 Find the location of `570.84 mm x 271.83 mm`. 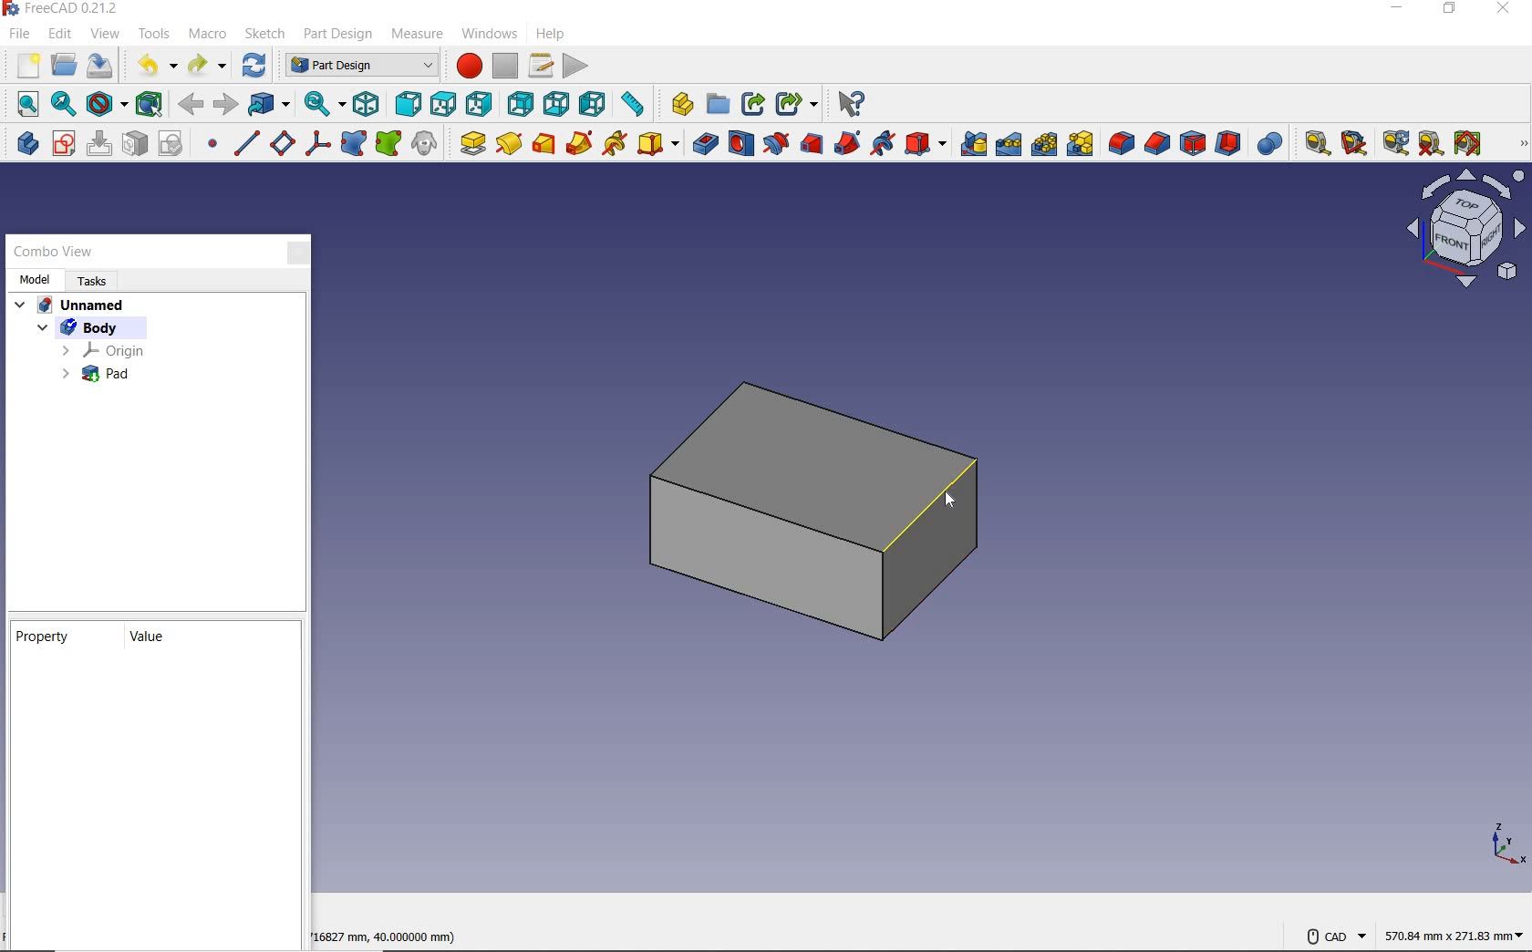

570.84 mm x 271.83 mm is located at coordinates (1451, 933).